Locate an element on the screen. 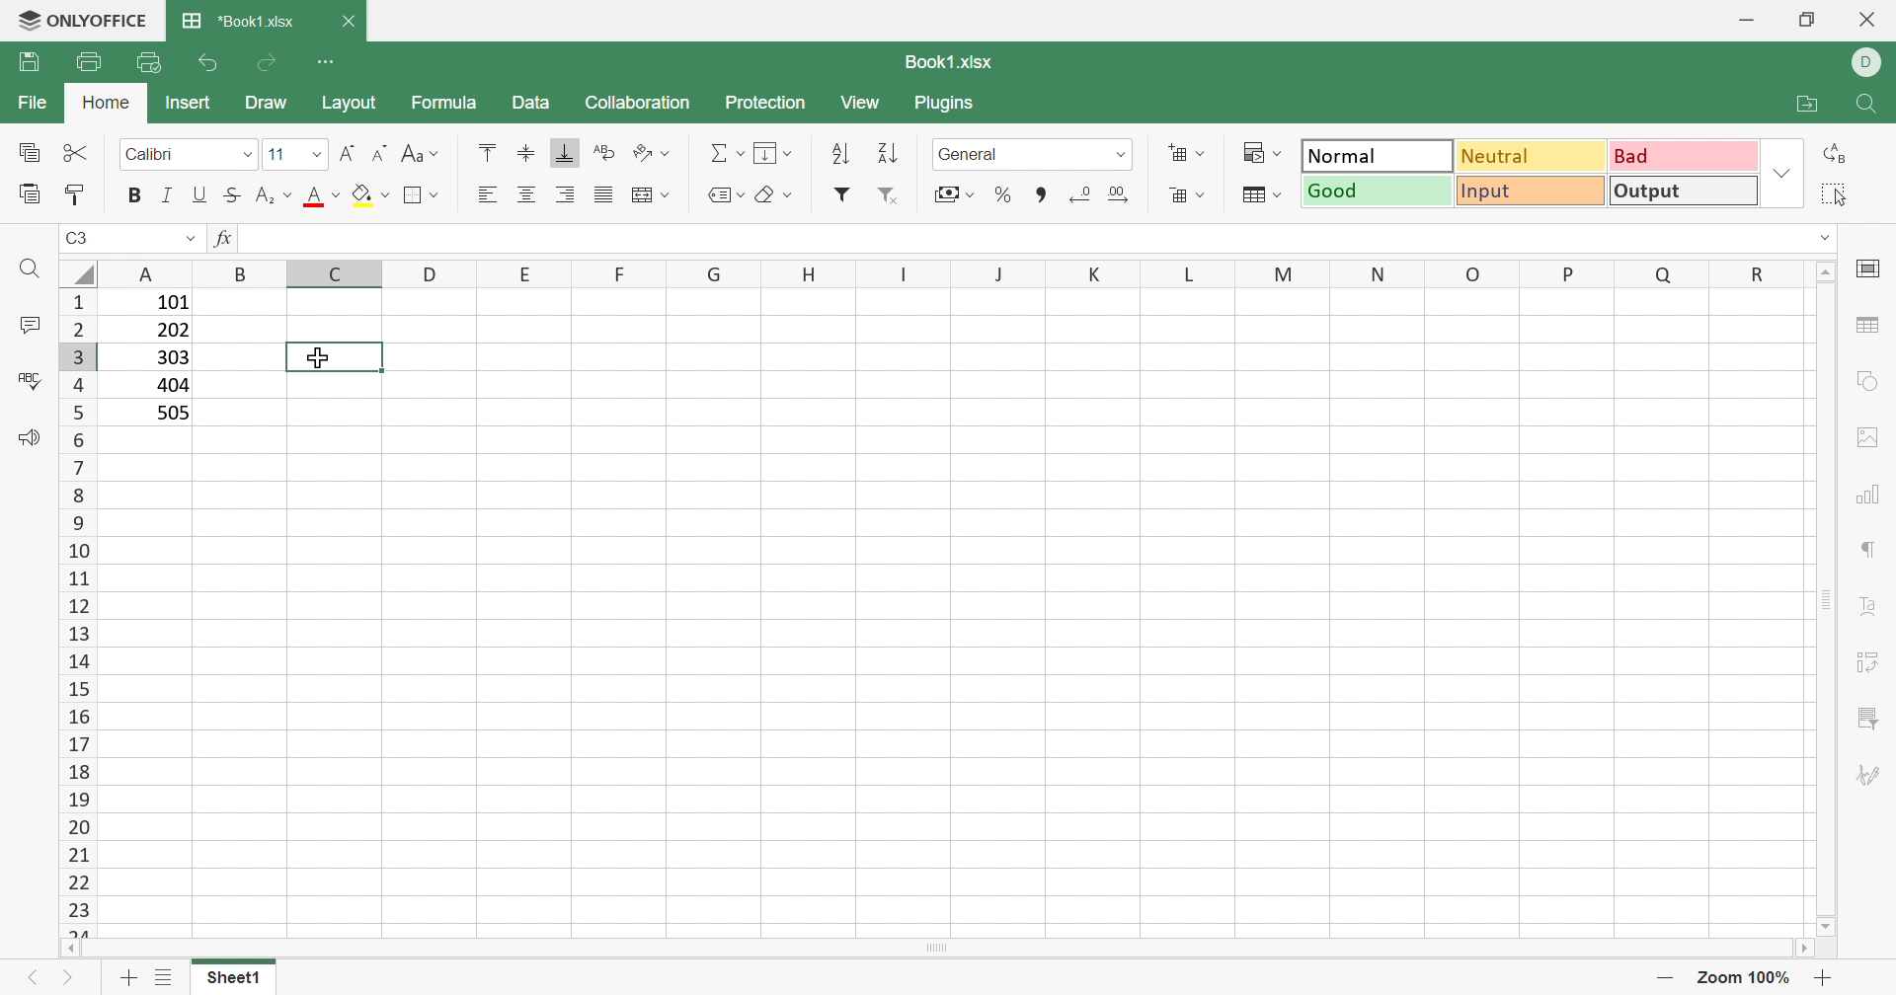  Save is located at coordinates (29, 64).